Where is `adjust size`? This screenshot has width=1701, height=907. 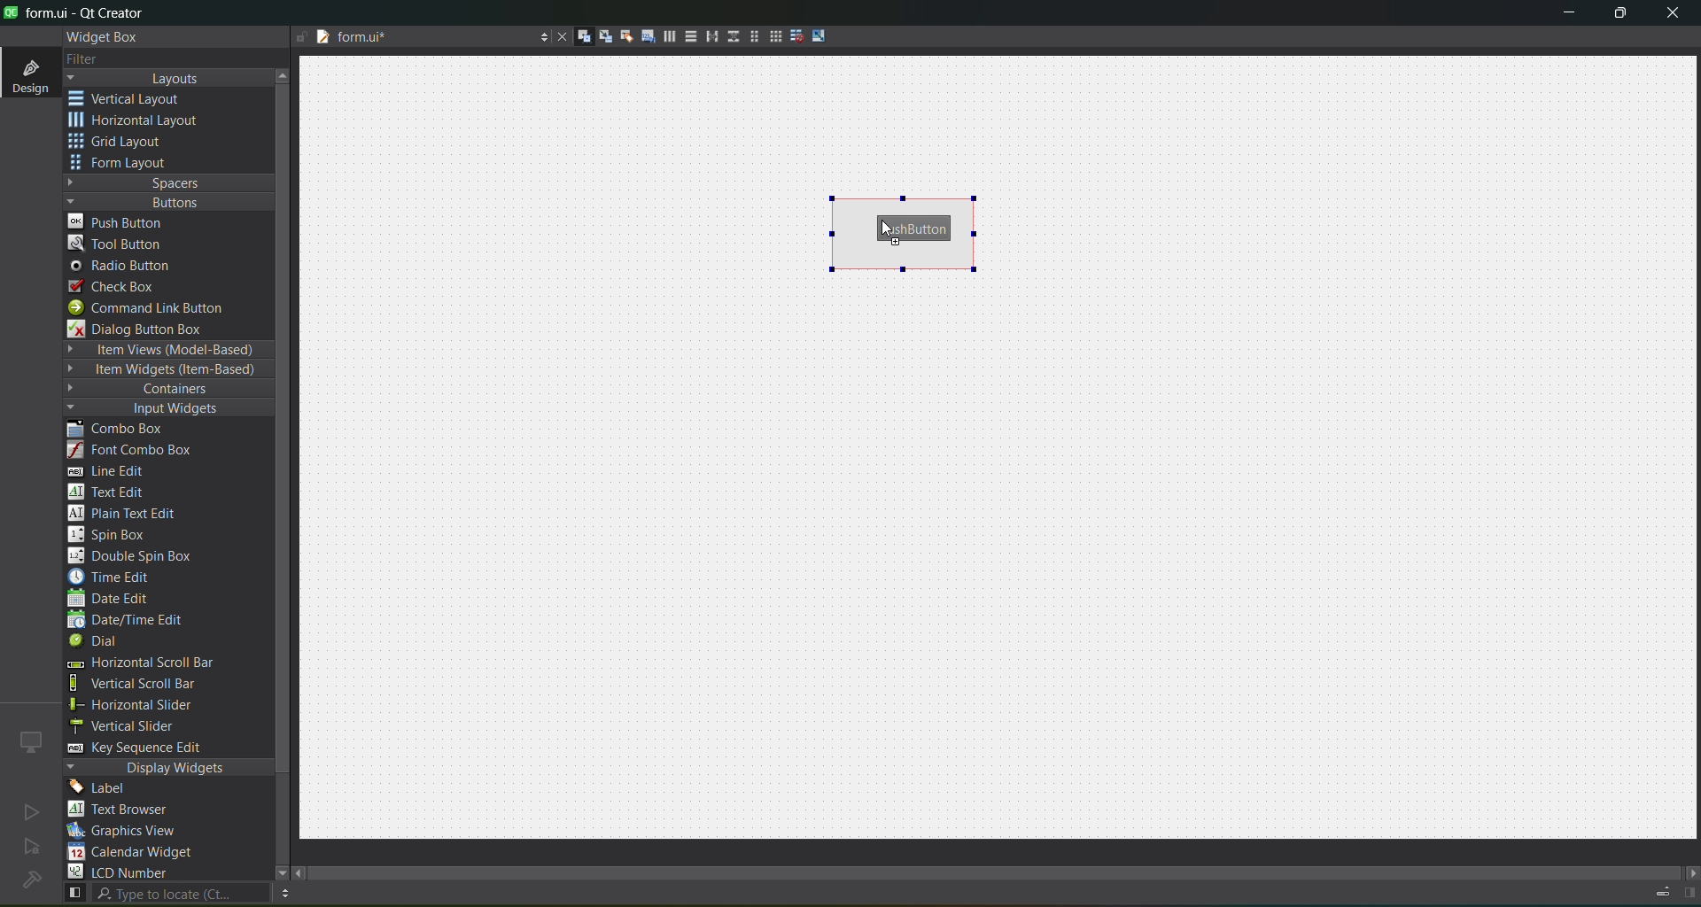
adjust size is located at coordinates (823, 35).